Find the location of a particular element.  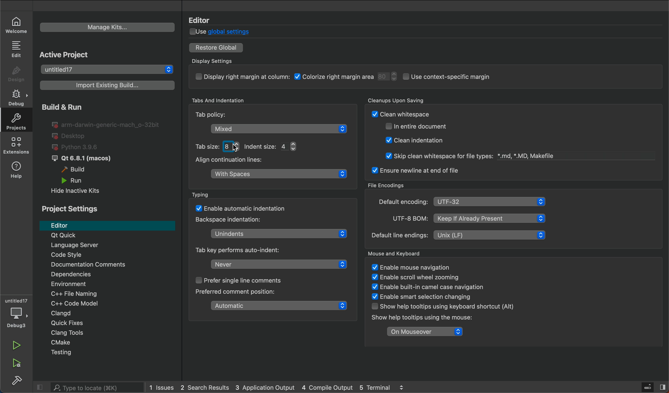

design is located at coordinates (18, 75).